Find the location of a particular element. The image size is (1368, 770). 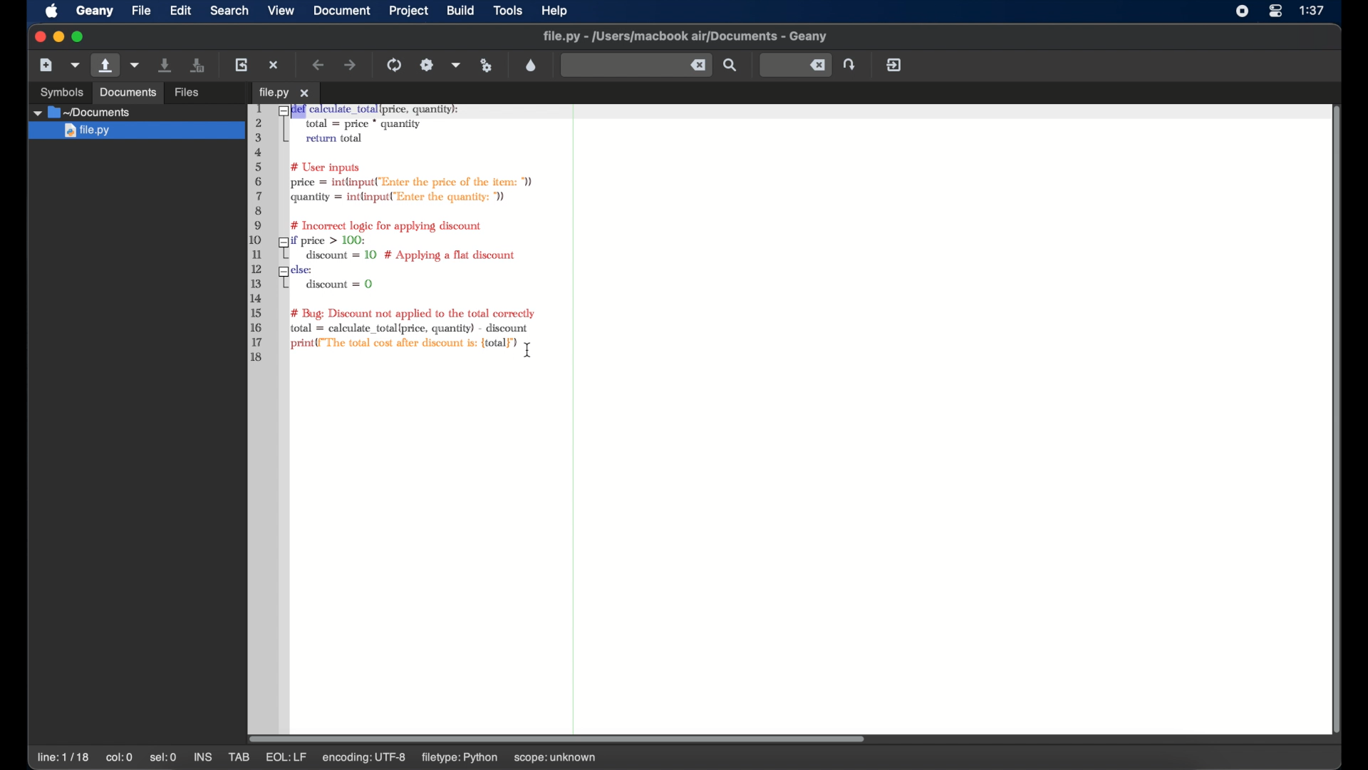

open file is located at coordinates (104, 66).